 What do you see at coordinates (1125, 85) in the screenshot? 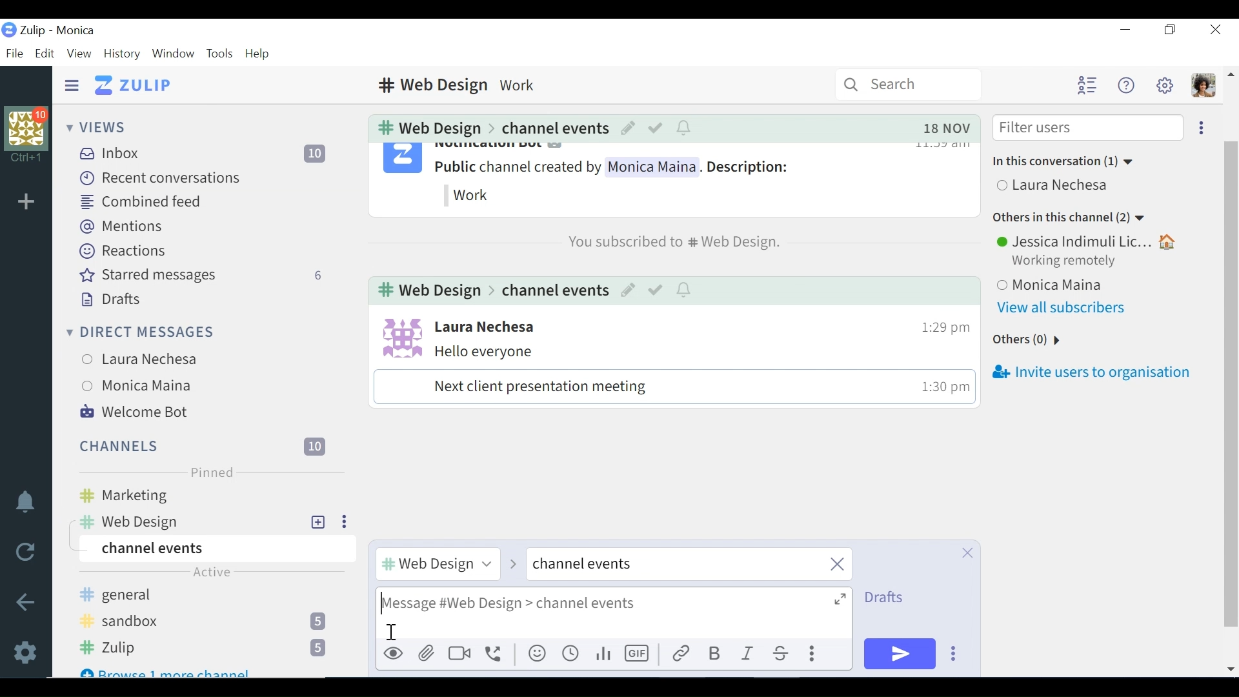
I see `Help menu` at bounding box center [1125, 85].